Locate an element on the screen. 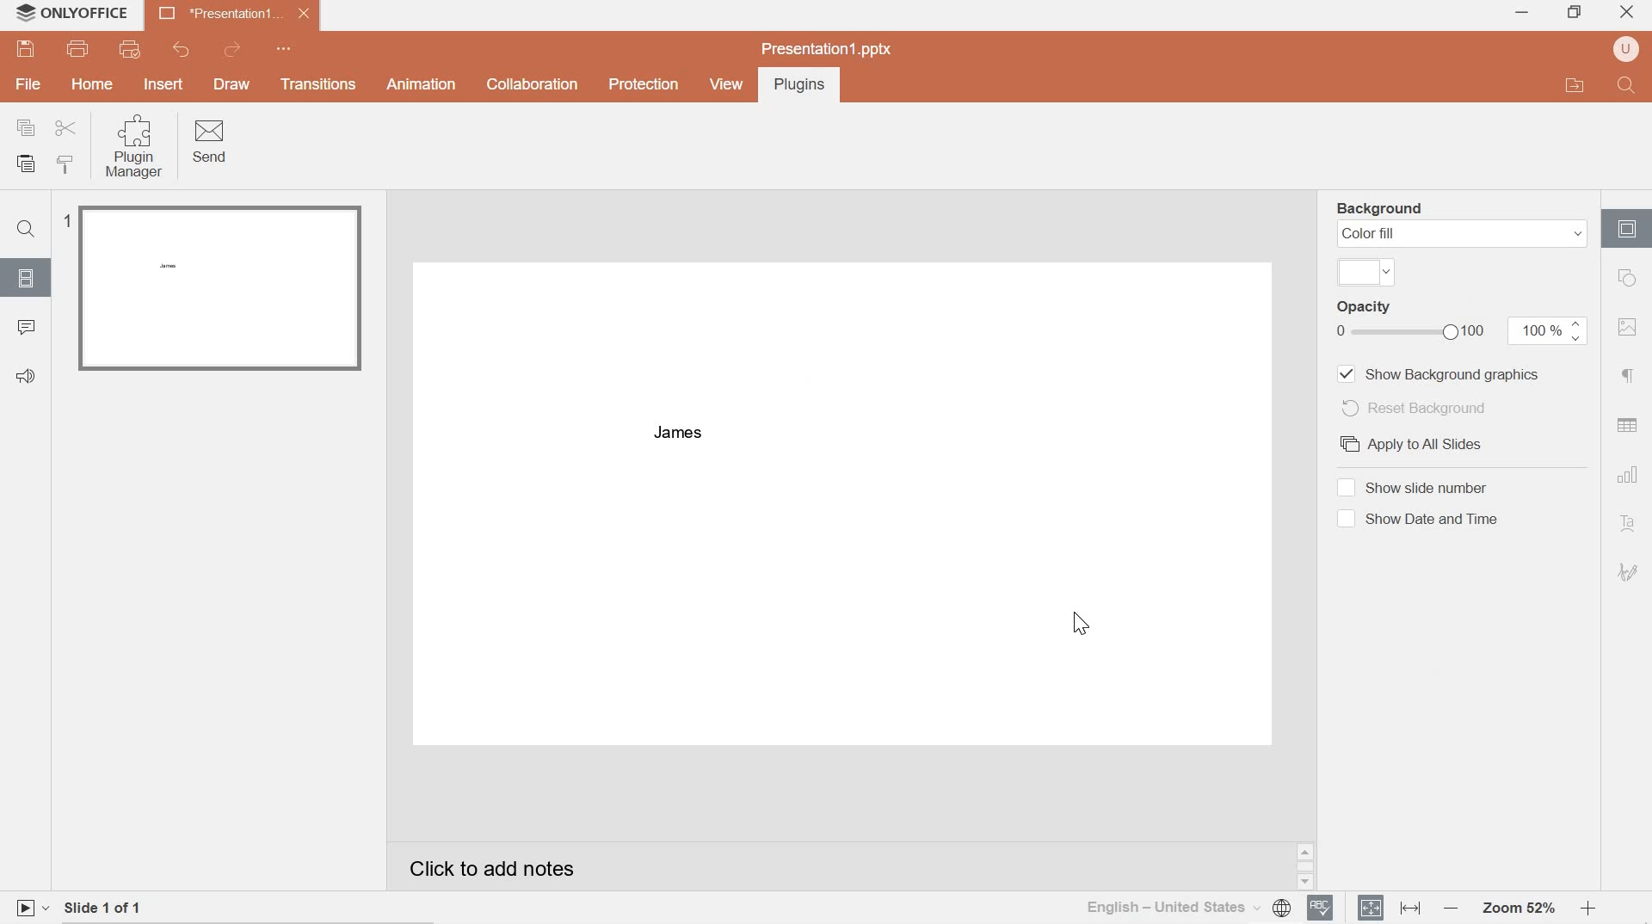 This screenshot has width=1652, height=924. presentation 1 is located at coordinates (234, 14).